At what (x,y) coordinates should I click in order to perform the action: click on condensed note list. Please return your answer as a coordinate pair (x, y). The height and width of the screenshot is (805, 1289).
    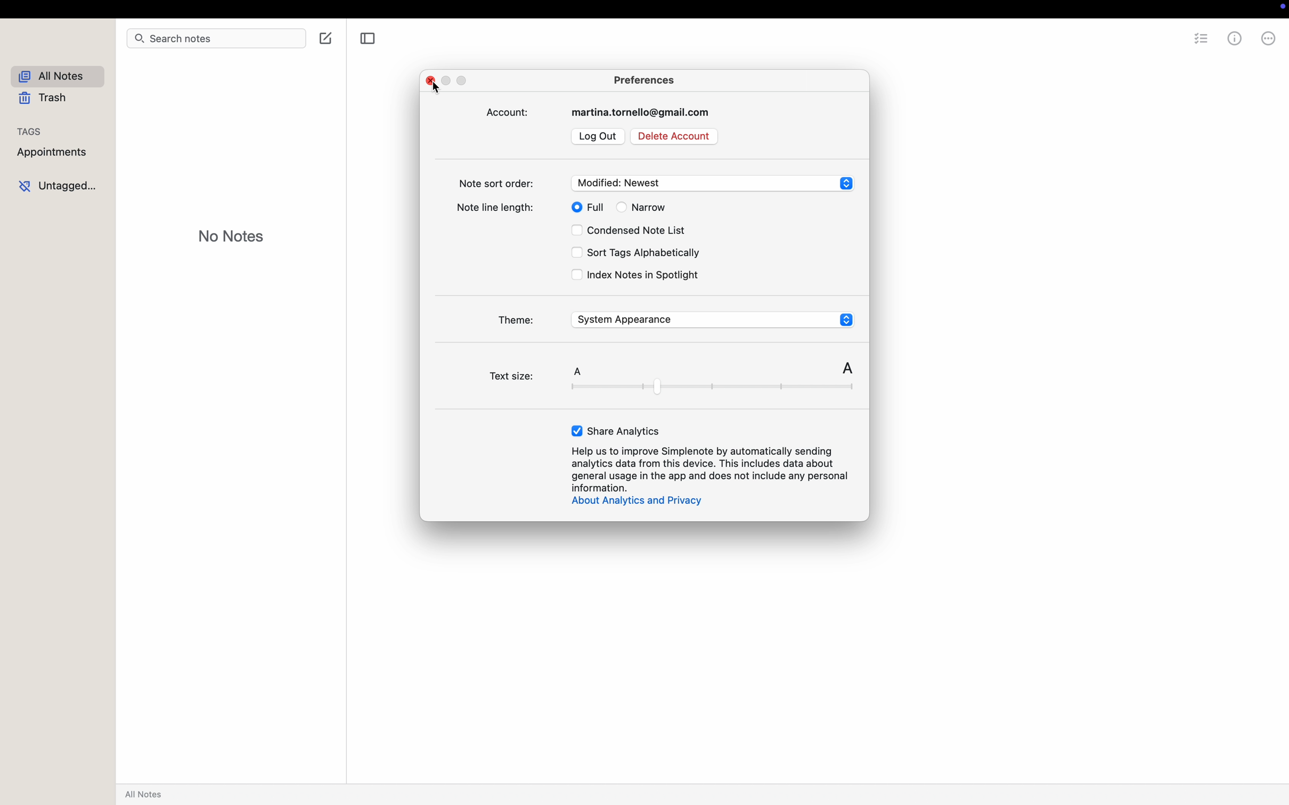
    Looking at the image, I should click on (632, 230).